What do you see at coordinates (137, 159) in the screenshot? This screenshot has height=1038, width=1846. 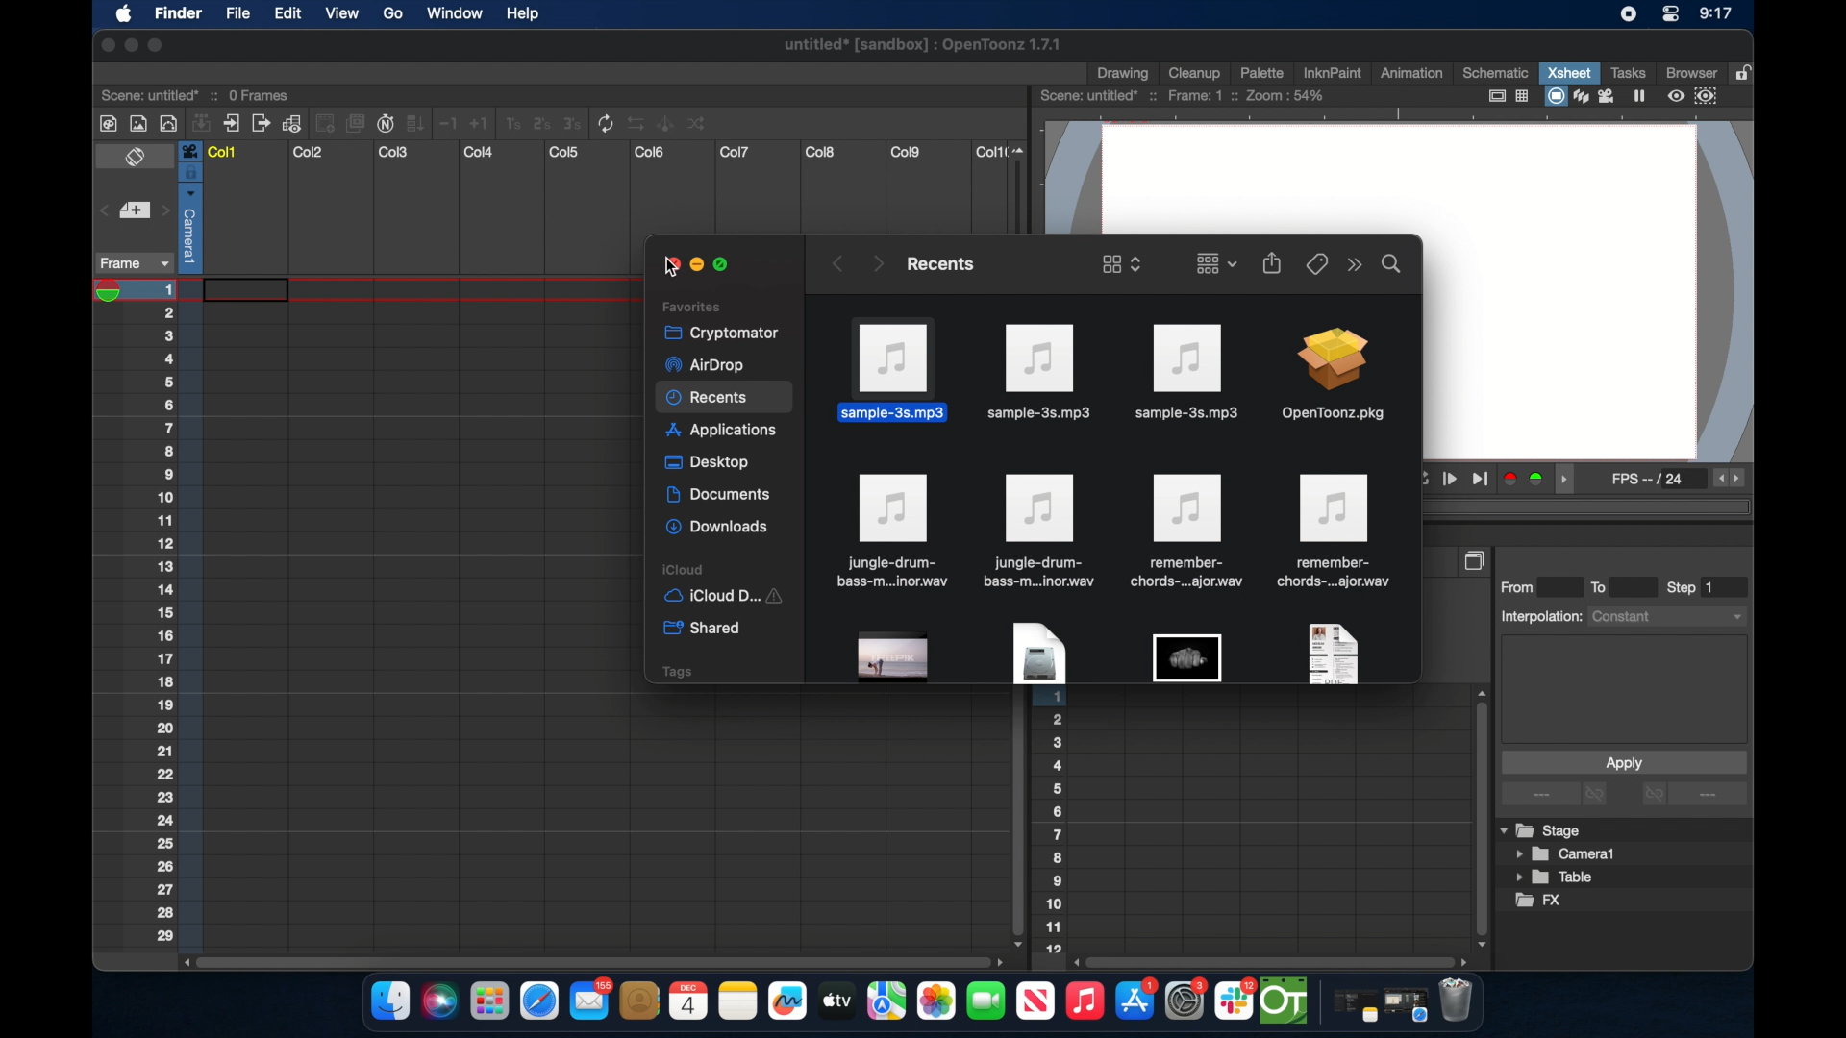 I see `toggle x sheet` at bounding box center [137, 159].